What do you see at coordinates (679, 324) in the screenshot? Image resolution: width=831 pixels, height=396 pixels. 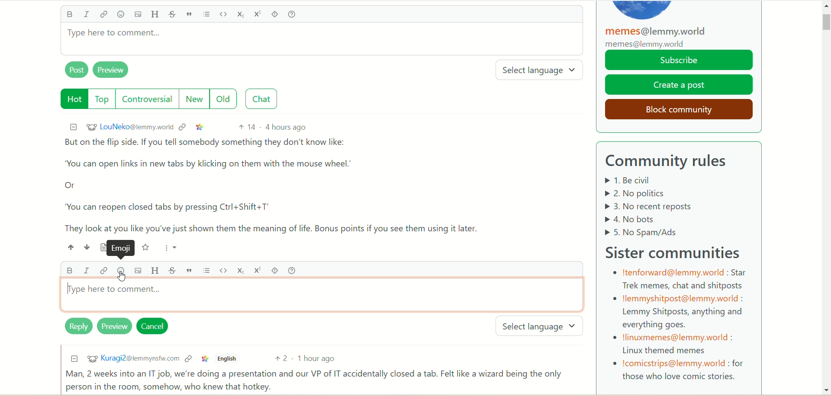 I see `sister communities details` at bounding box center [679, 324].